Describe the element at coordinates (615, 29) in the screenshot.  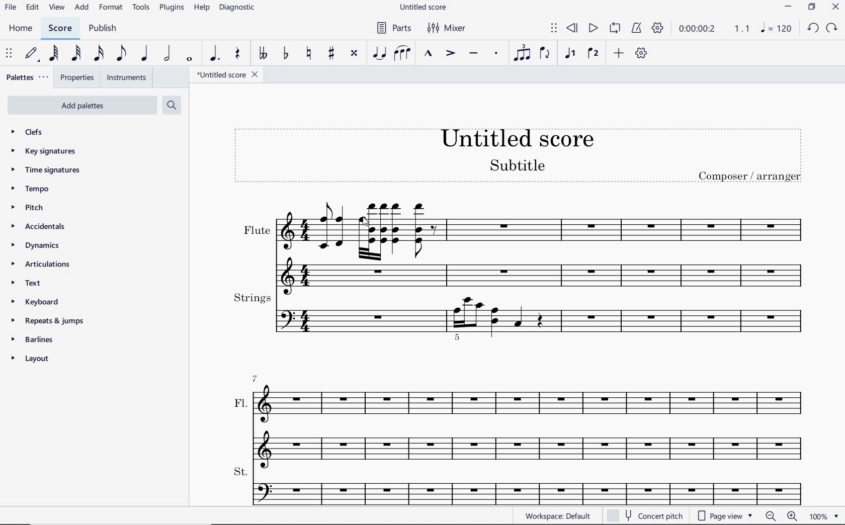
I see `LOOP PLAYBACK` at that location.